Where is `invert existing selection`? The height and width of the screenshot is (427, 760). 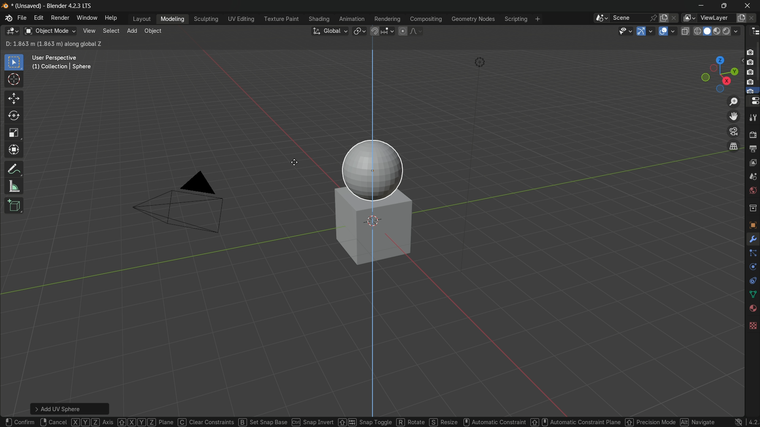
invert existing selection is located at coordinates (40, 43).